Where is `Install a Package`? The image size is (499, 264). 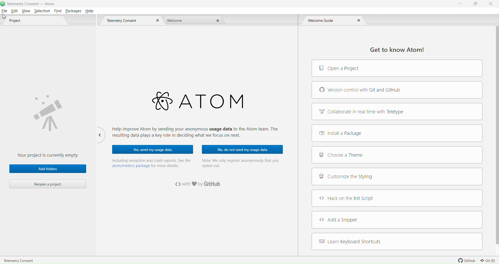 Install a Package is located at coordinates (397, 133).